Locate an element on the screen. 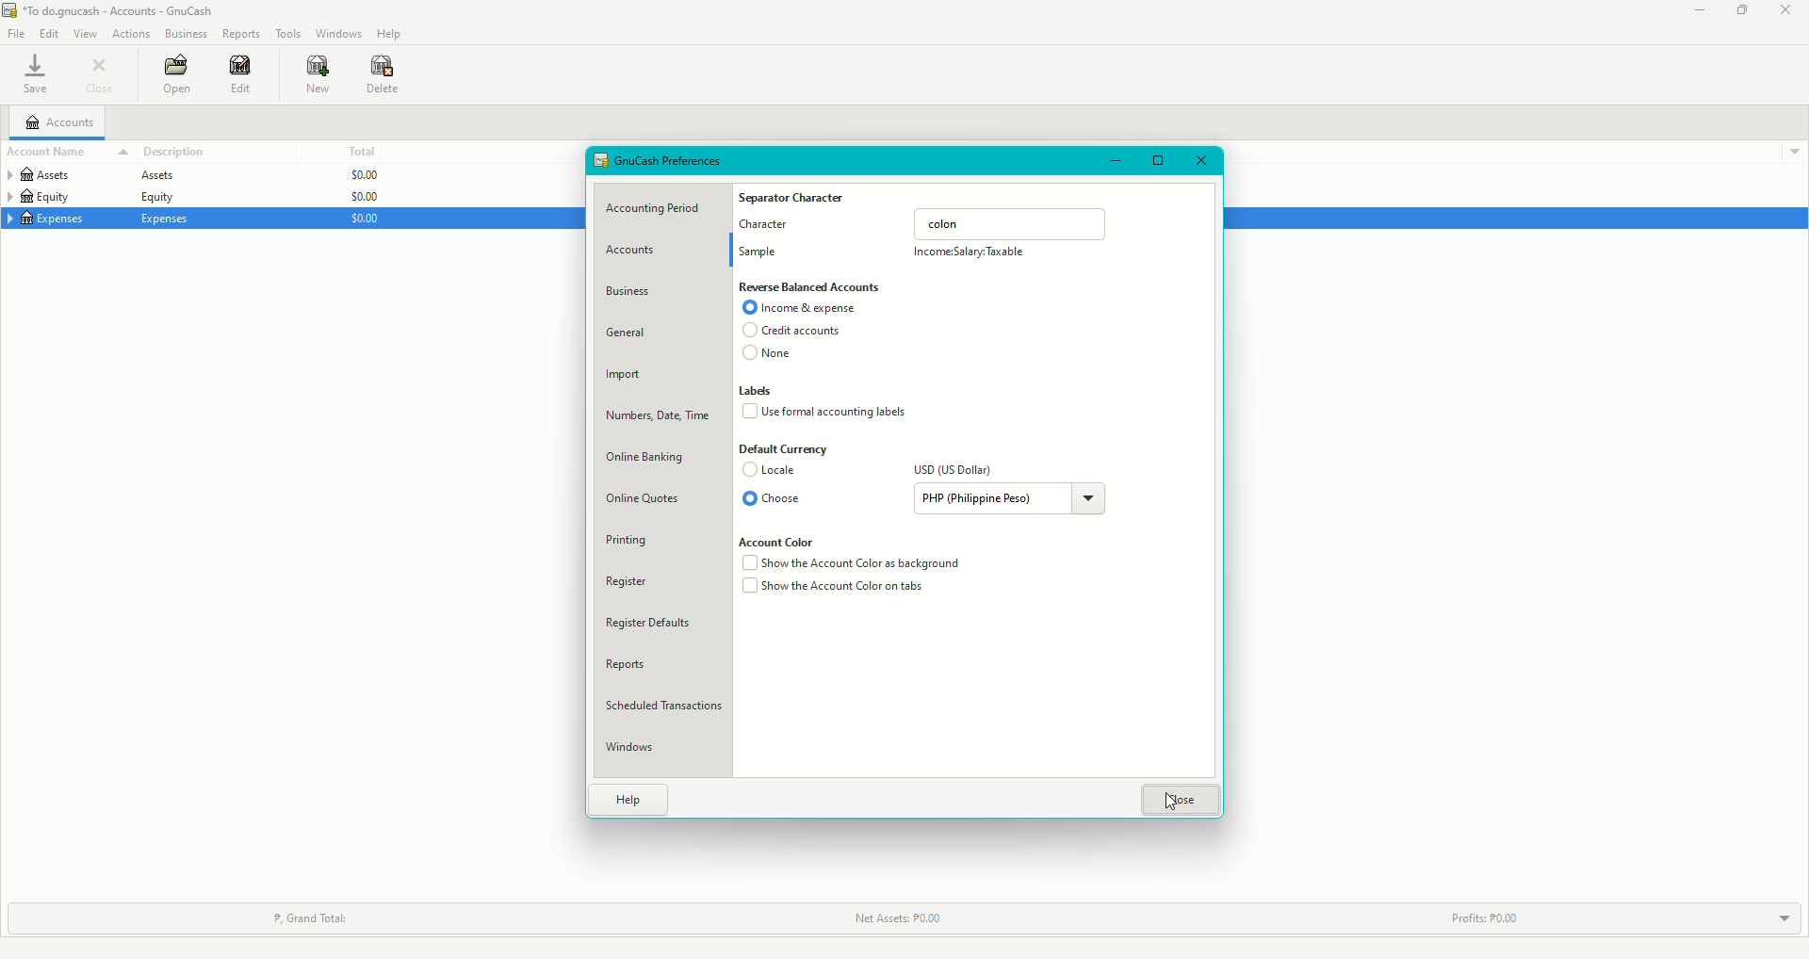 The image size is (1809, 959). Restore is located at coordinates (1740, 11).